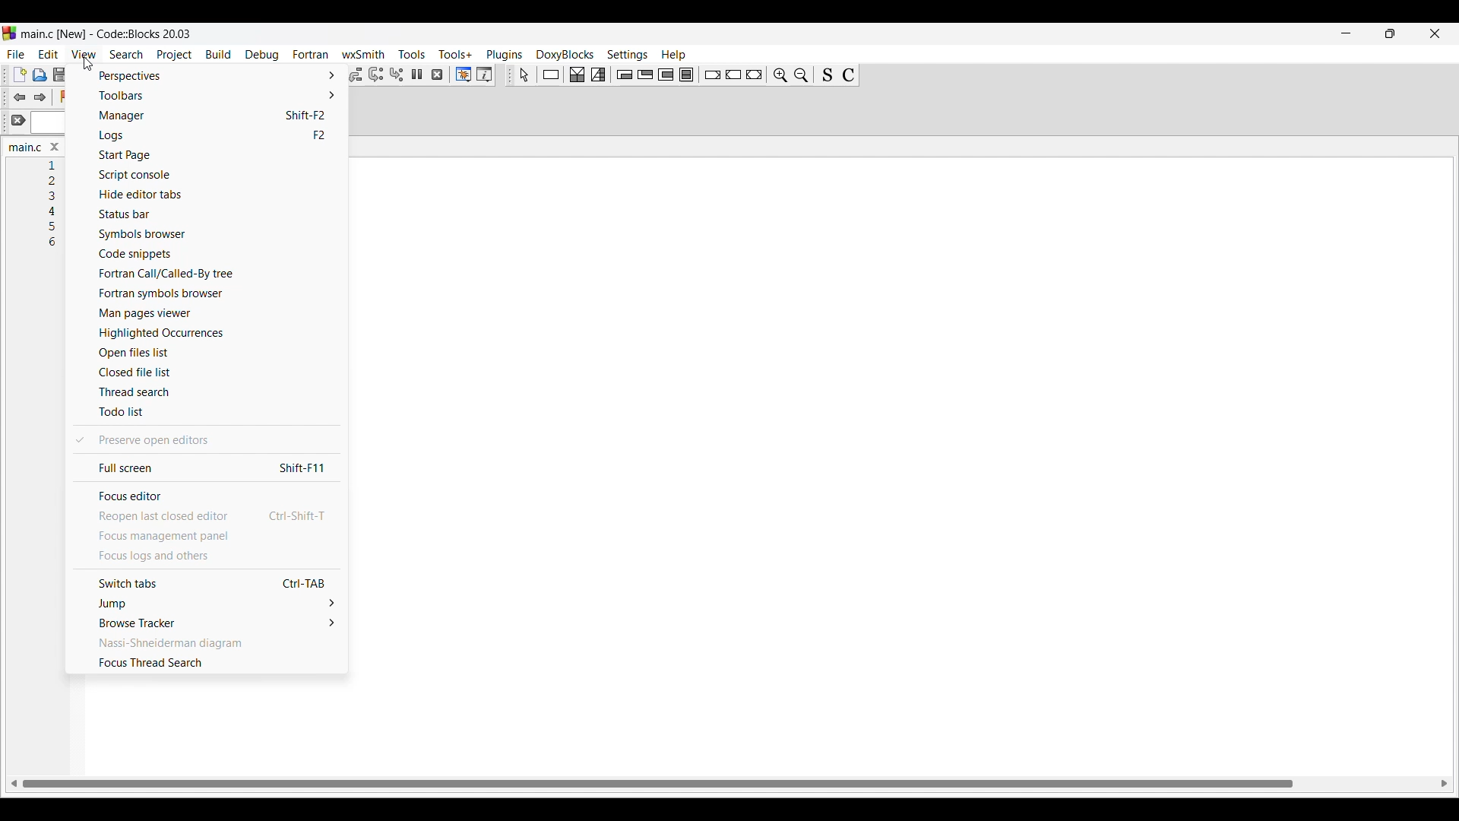 Image resolution: width=1459 pixels, height=821 pixels. I want to click on Step into instruction, so click(397, 74).